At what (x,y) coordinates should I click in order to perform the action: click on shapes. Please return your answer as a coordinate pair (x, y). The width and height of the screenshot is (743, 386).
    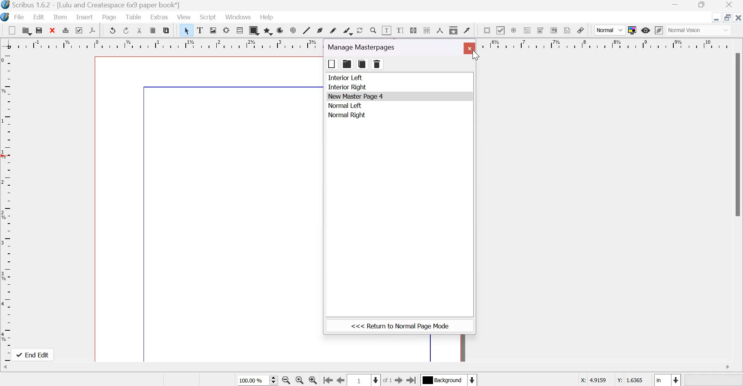
    Looking at the image, I should click on (253, 31).